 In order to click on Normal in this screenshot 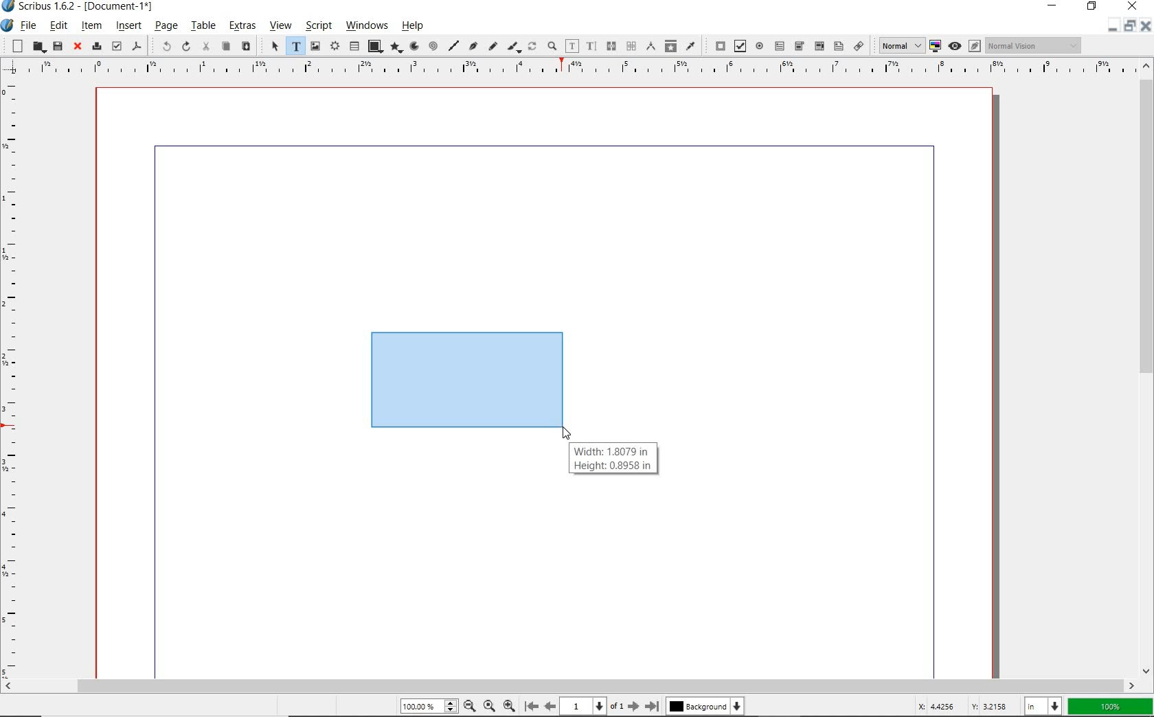, I will do `click(901, 45)`.